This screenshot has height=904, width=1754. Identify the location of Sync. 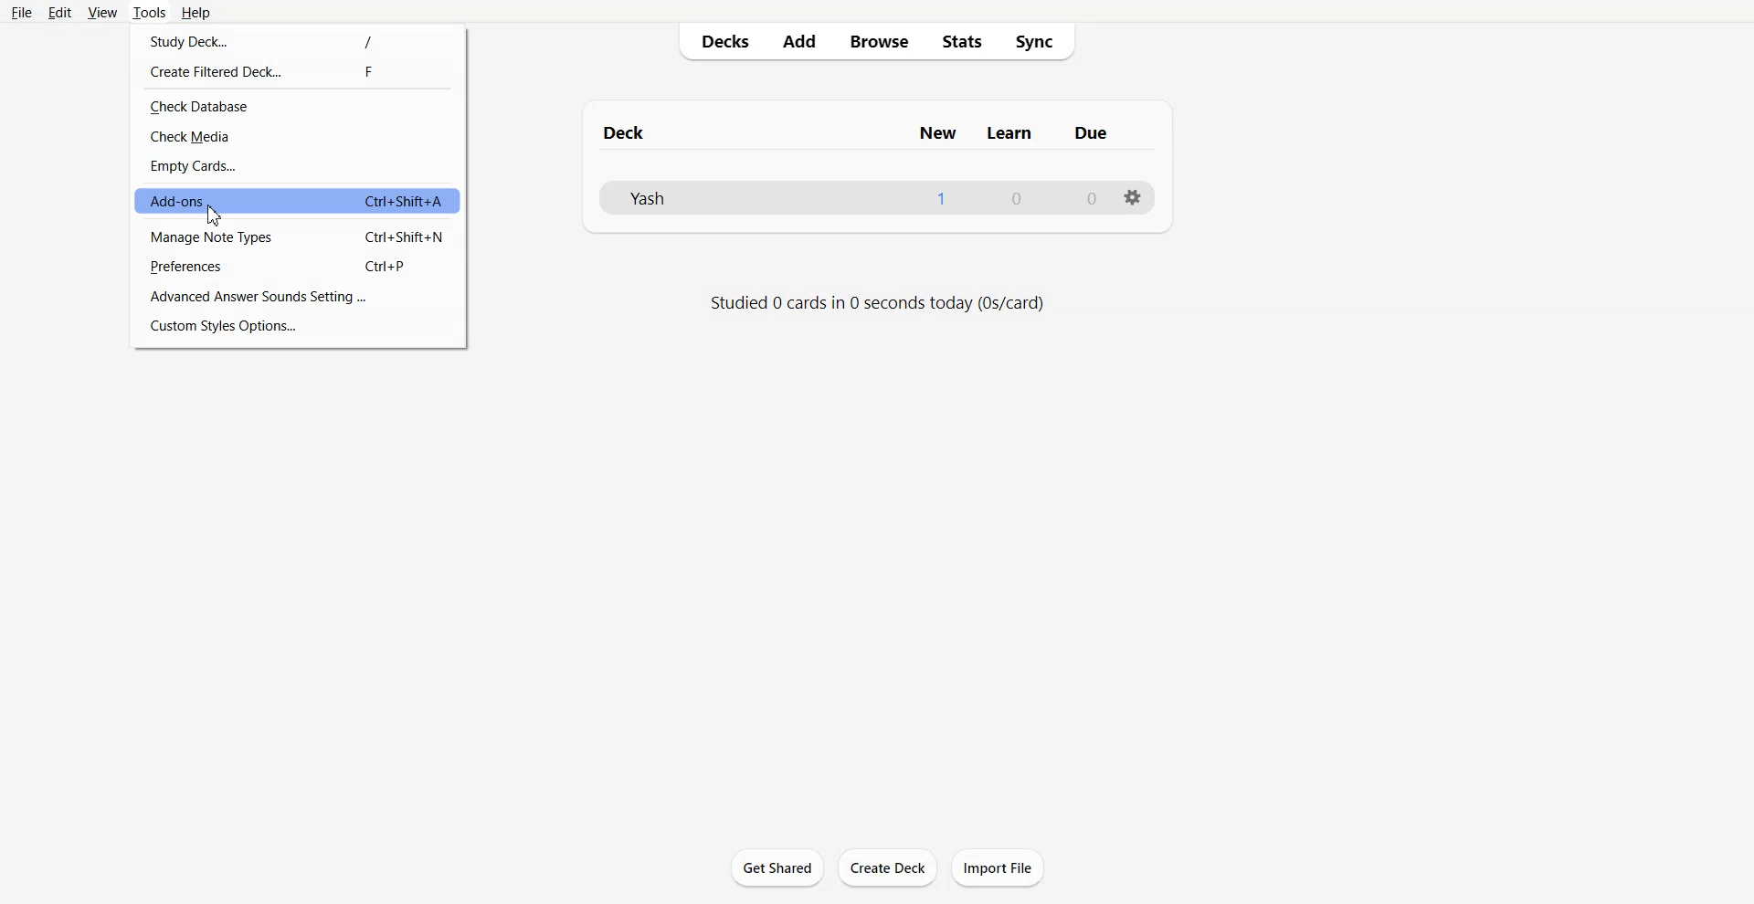
(1043, 41).